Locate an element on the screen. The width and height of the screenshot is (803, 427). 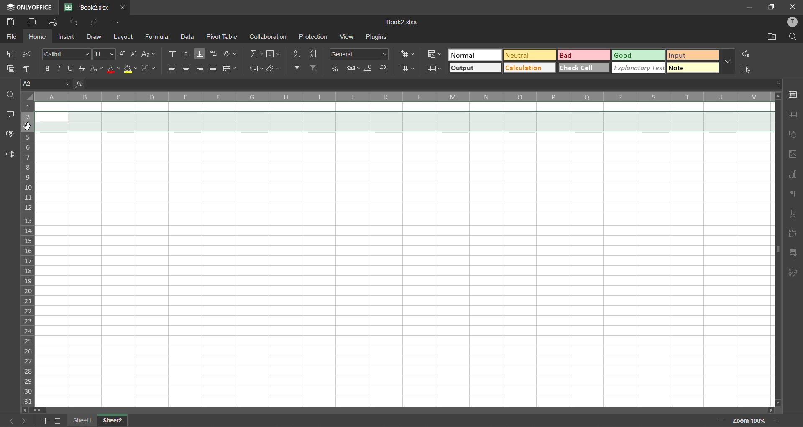
close tab is located at coordinates (124, 7).